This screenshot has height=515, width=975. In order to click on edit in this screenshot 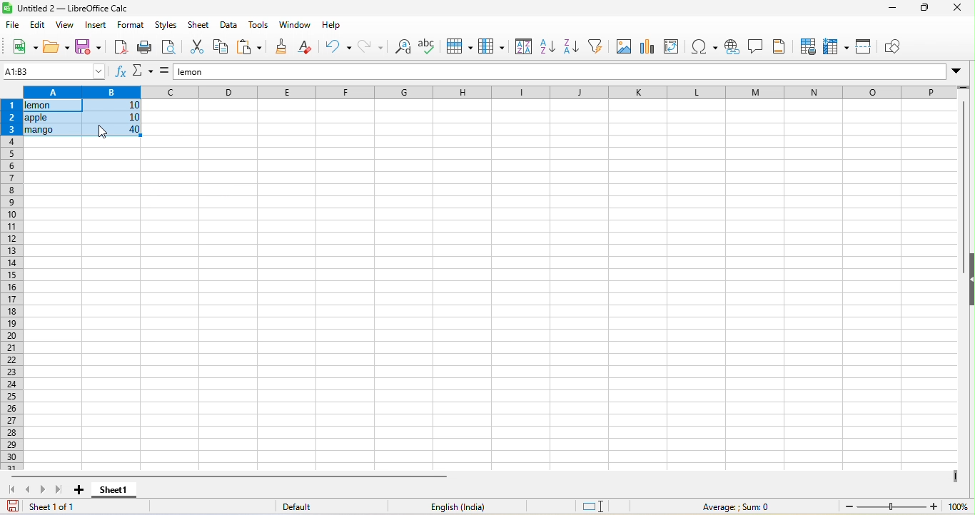, I will do `click(37, 26)`.